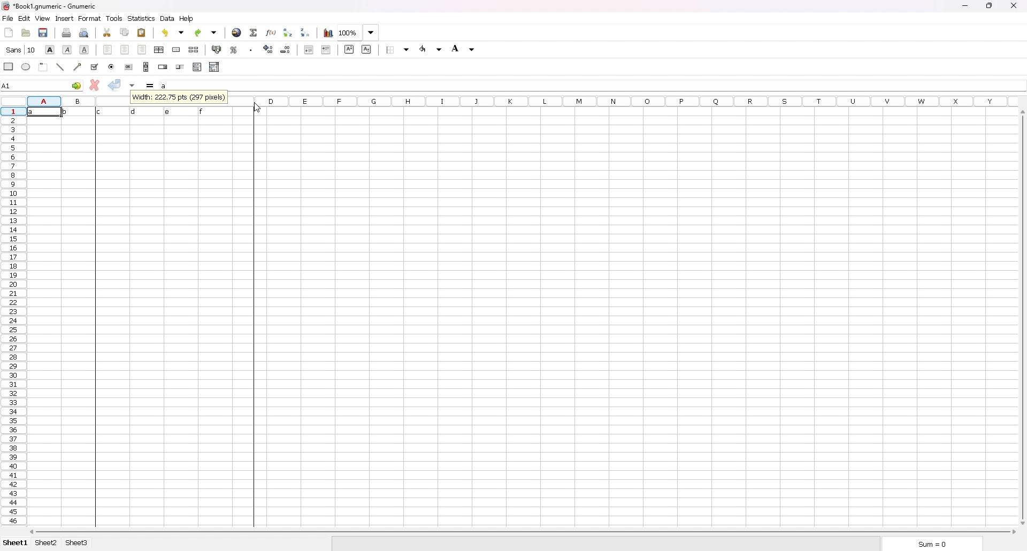 This screenshot has height=551, width=1027. What do you see at coordinates (524, 532) in the screenshot?
I see `scroll bar` at bounding box center [524, 532].